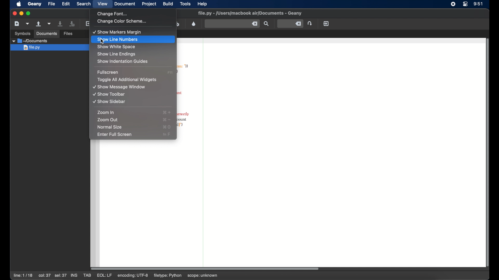  Describe the element at coordinates (109, 127) in the screenshot. I see `normal size` at that location.